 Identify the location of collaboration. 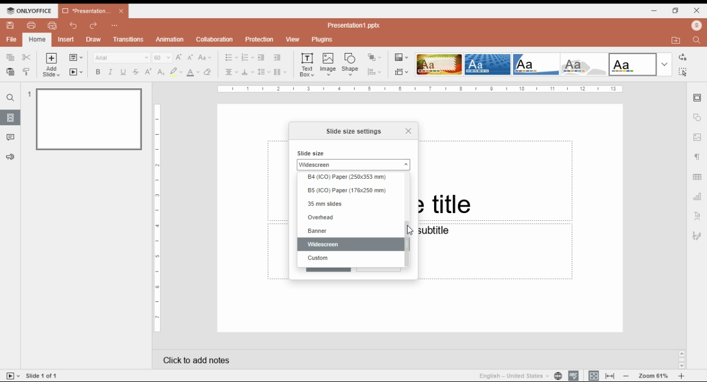
(214, 39).